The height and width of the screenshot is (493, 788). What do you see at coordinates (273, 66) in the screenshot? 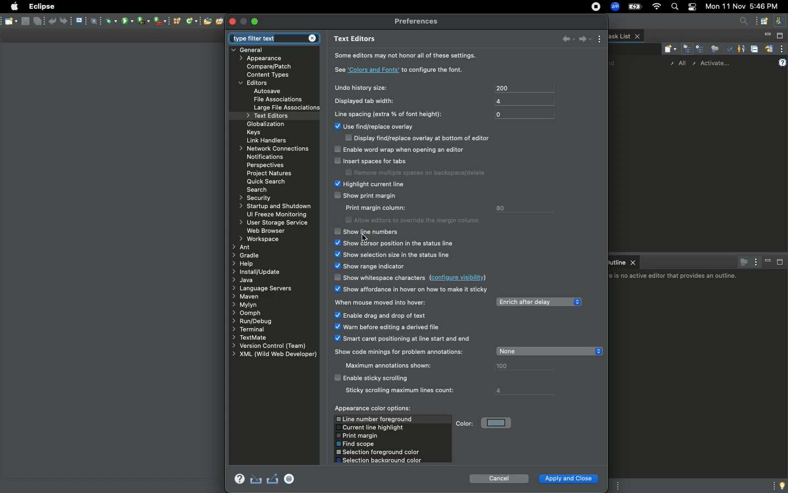
I see `Compare patch` at bounding box center [273, 66].